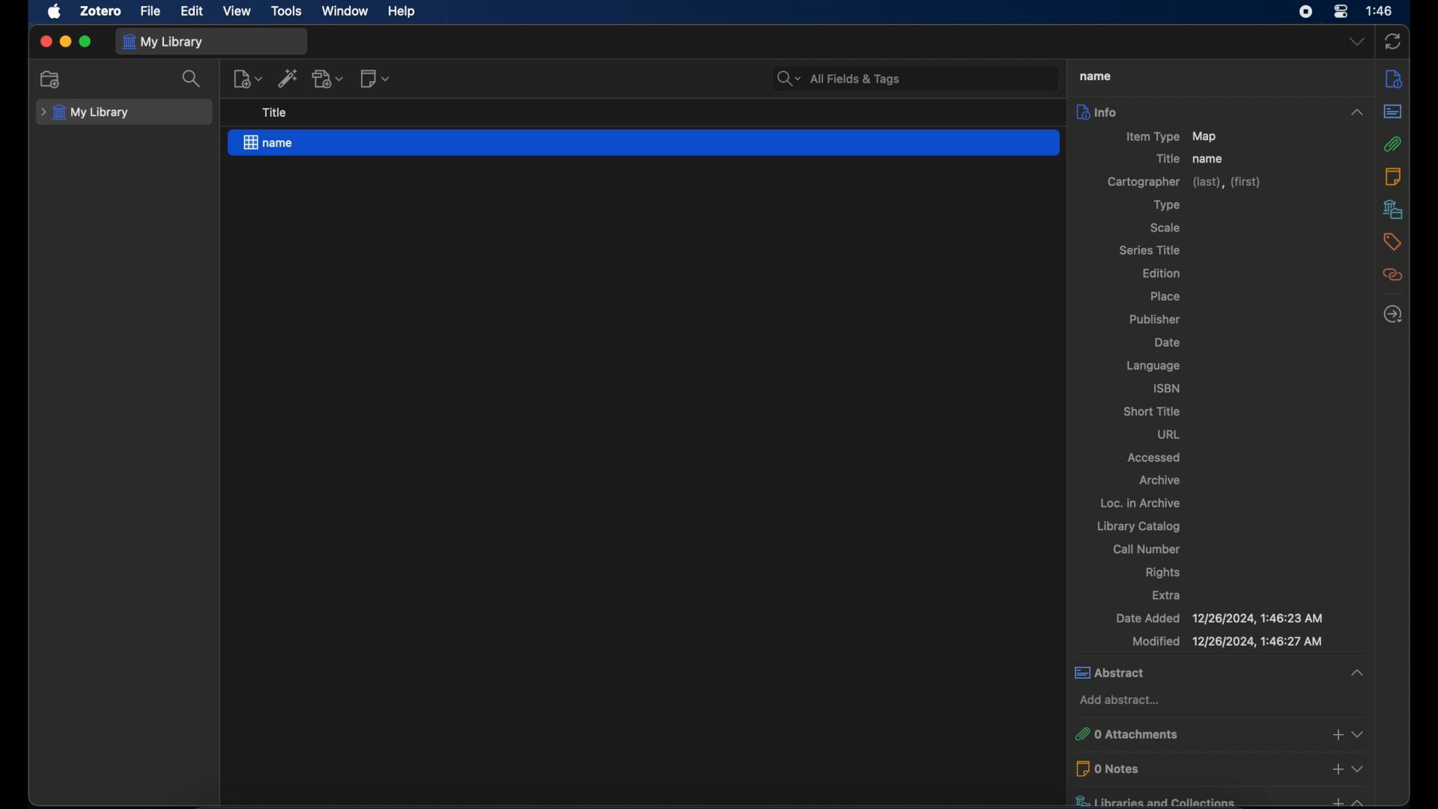 This screenshot has height=809, width=1438. What do you see at coordinates (1394, 80) in the screenshot?
I see `info` at bounding box center [1394, 80].